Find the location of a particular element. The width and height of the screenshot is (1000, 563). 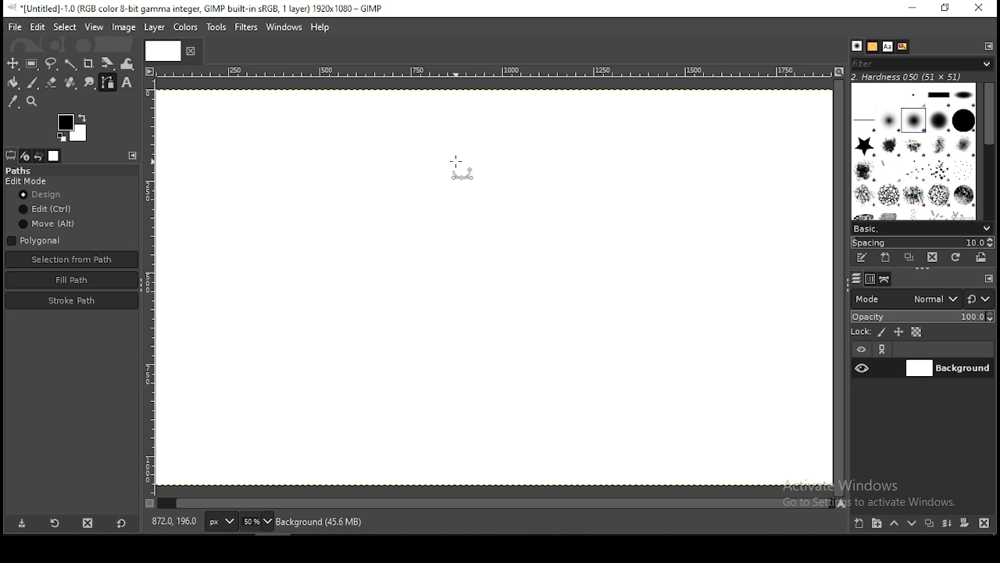

edit is located at coordinates (37, 27).